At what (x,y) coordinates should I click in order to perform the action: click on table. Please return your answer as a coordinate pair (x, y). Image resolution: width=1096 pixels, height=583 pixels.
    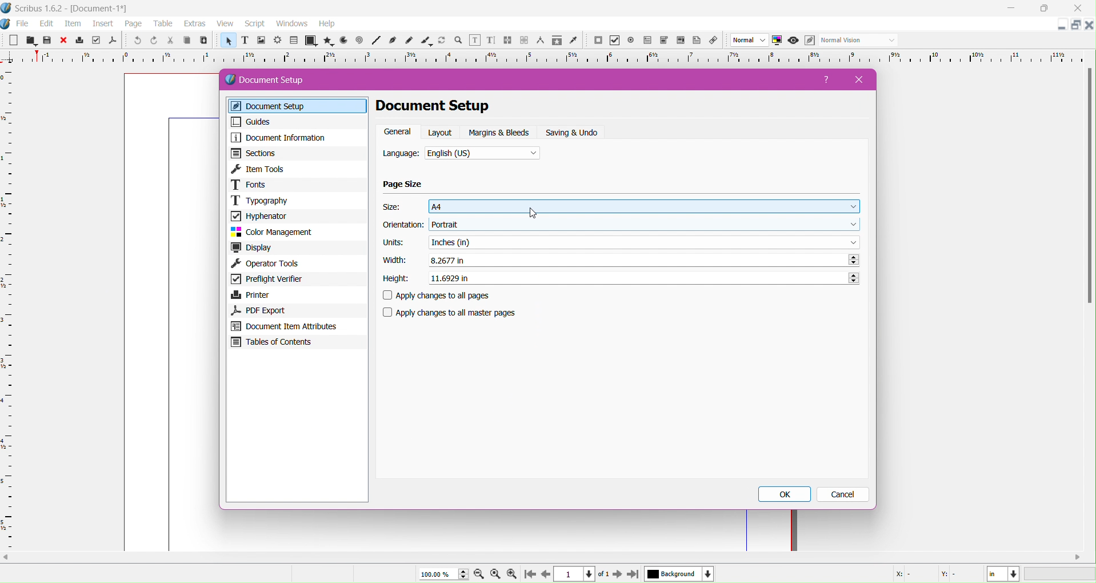
    Looking at the image, I should click on (294, 41).